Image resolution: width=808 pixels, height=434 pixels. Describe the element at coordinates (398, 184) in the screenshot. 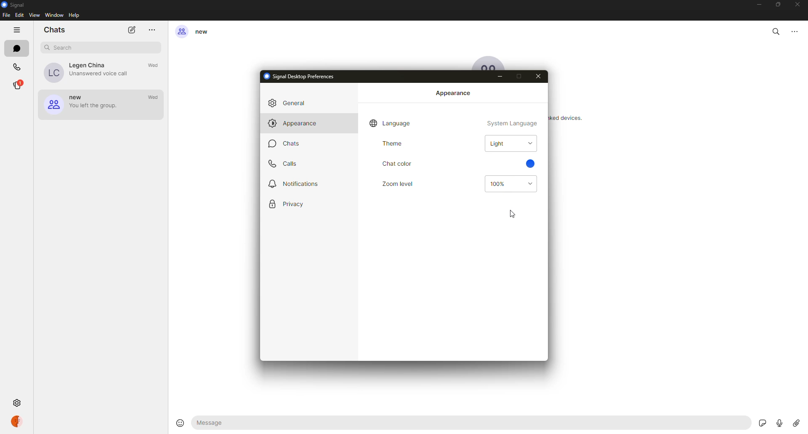

I see `zoom level` at that location.